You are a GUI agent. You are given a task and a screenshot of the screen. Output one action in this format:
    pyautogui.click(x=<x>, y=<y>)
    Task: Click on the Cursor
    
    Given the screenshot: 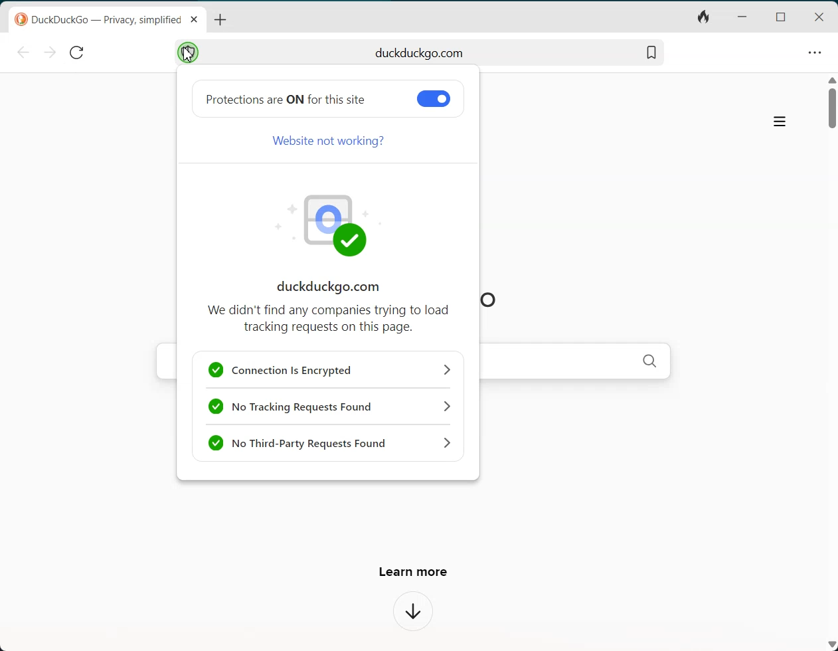 What is the action you would take?
    pyautogui.click(x=188, y=56)
    